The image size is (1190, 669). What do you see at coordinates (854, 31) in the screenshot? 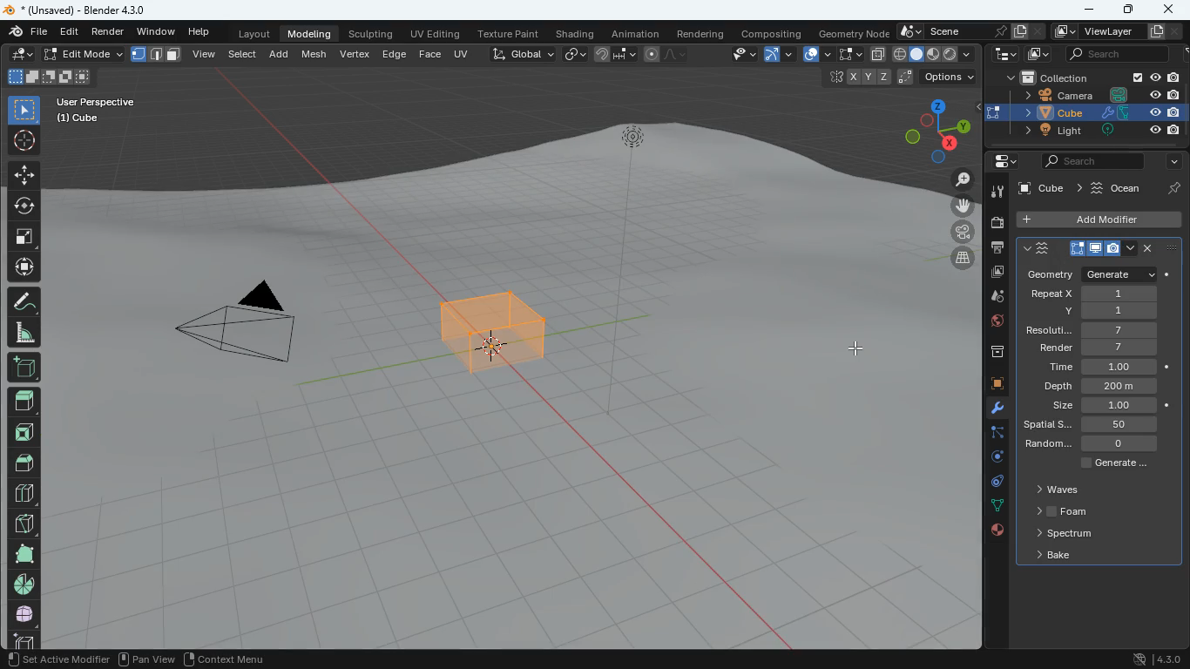
I see `geometry node` at bounding box center [854, 31].